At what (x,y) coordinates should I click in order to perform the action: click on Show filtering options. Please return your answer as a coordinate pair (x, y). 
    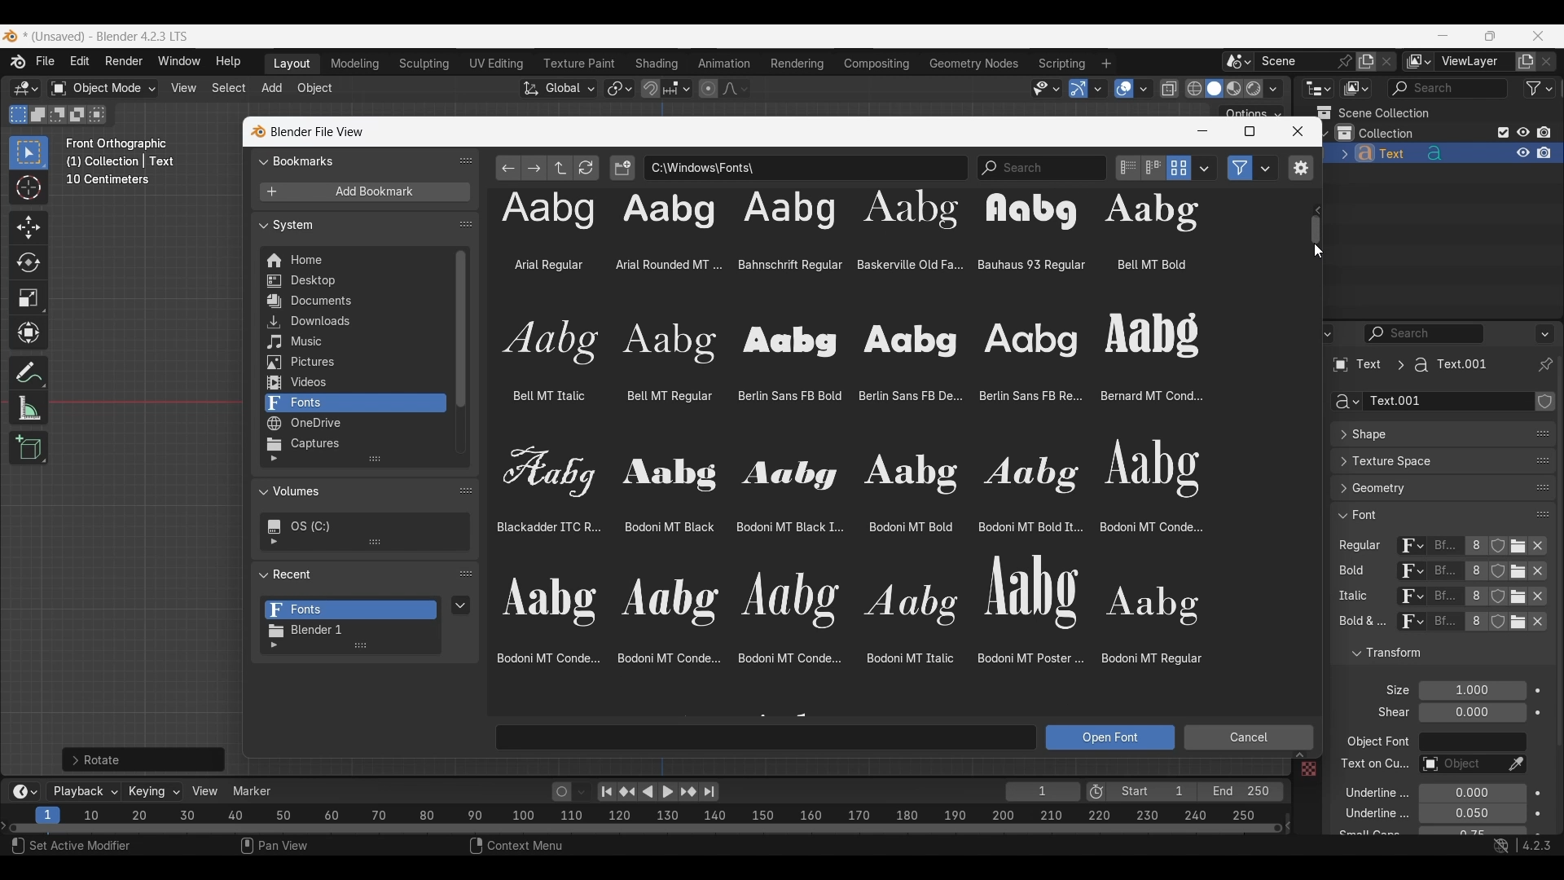
    Looking at the image, I should click on (274, 459).